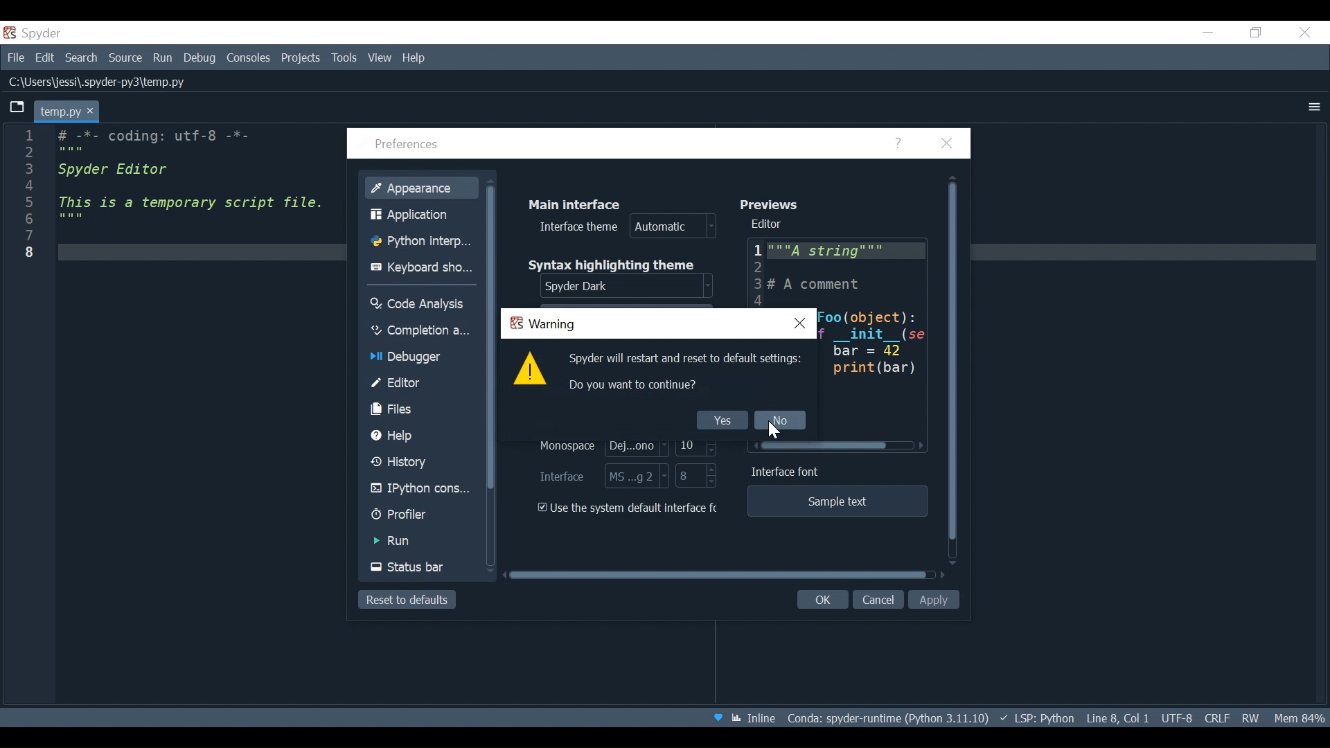 This screenshot has width=1330, height=748. I want to click on Close, so click(801, 323).